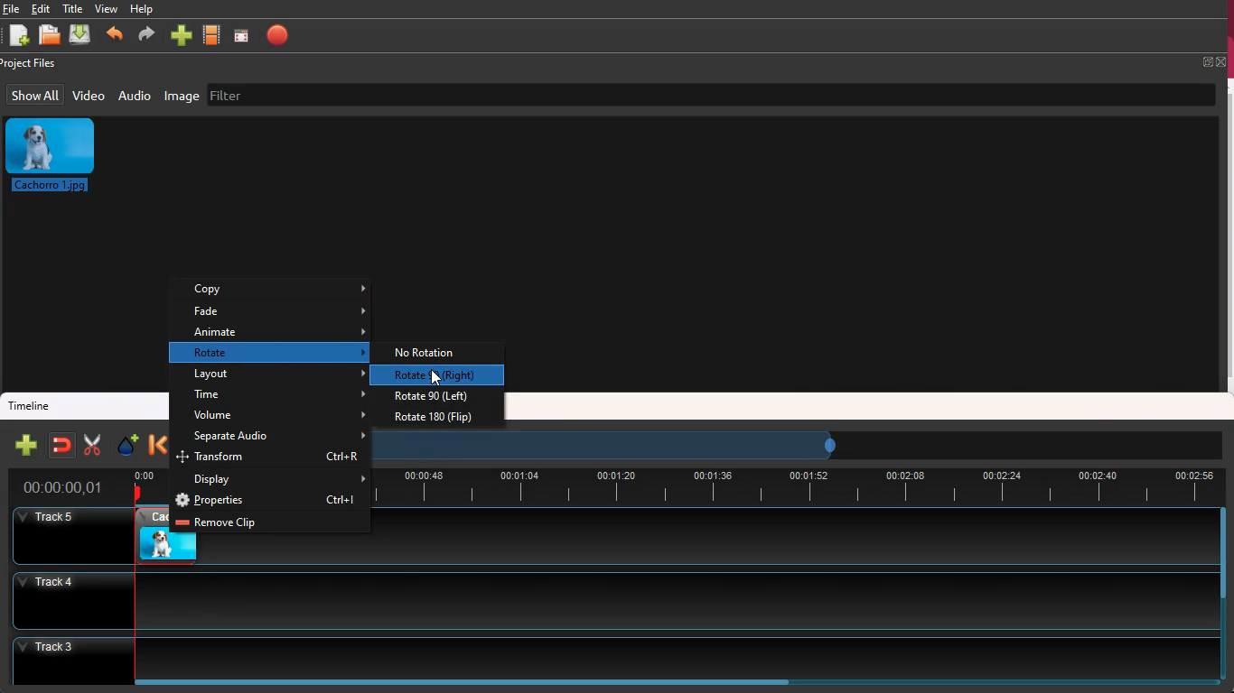 This screenshot has height=693, width=1234. I want to click on help, so click(145, 9).